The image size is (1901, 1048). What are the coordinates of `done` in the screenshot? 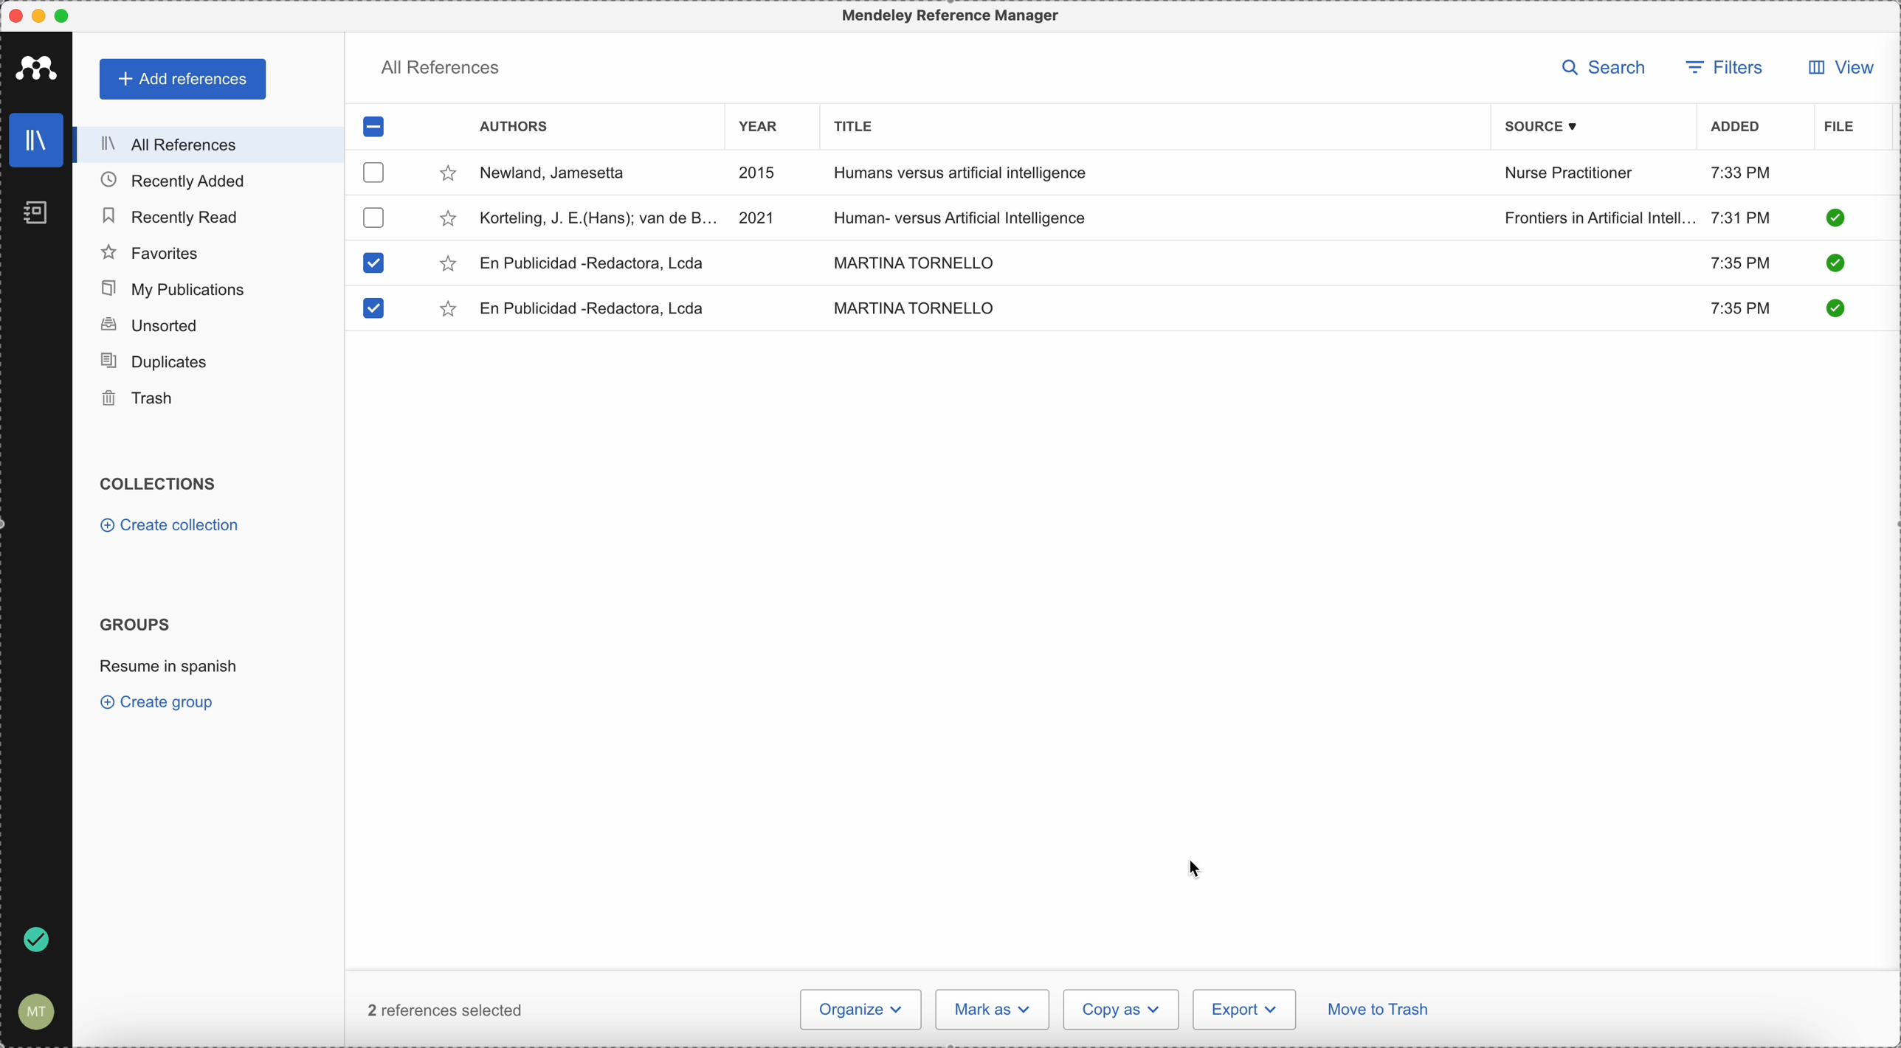 It's located at (35, 941).